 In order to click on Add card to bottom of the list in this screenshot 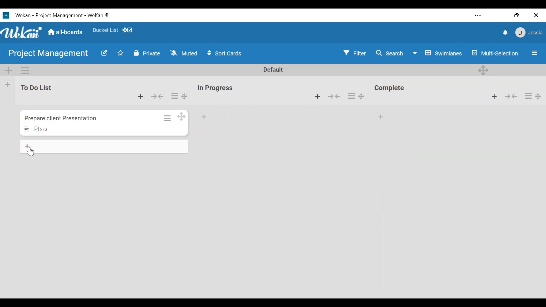, I will do `click(105, 146)`.